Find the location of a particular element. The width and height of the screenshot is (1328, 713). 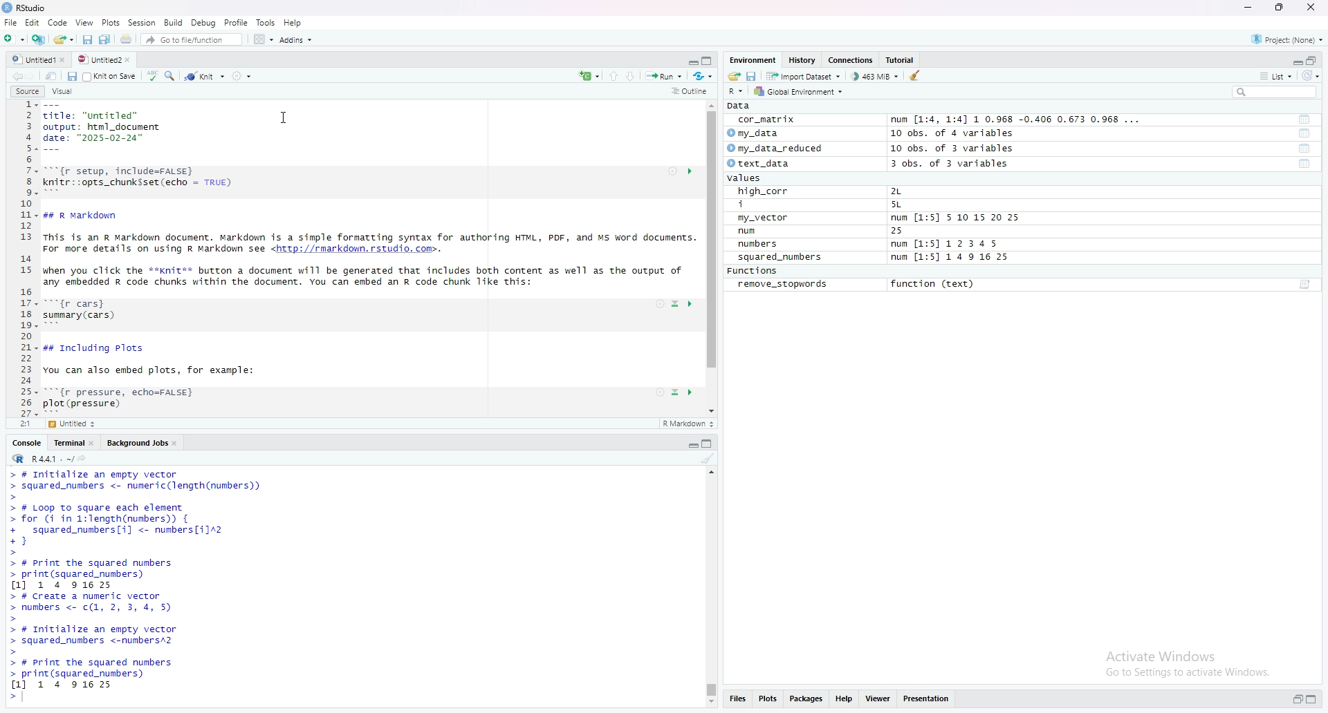

close is located at coordinates (177, 443).